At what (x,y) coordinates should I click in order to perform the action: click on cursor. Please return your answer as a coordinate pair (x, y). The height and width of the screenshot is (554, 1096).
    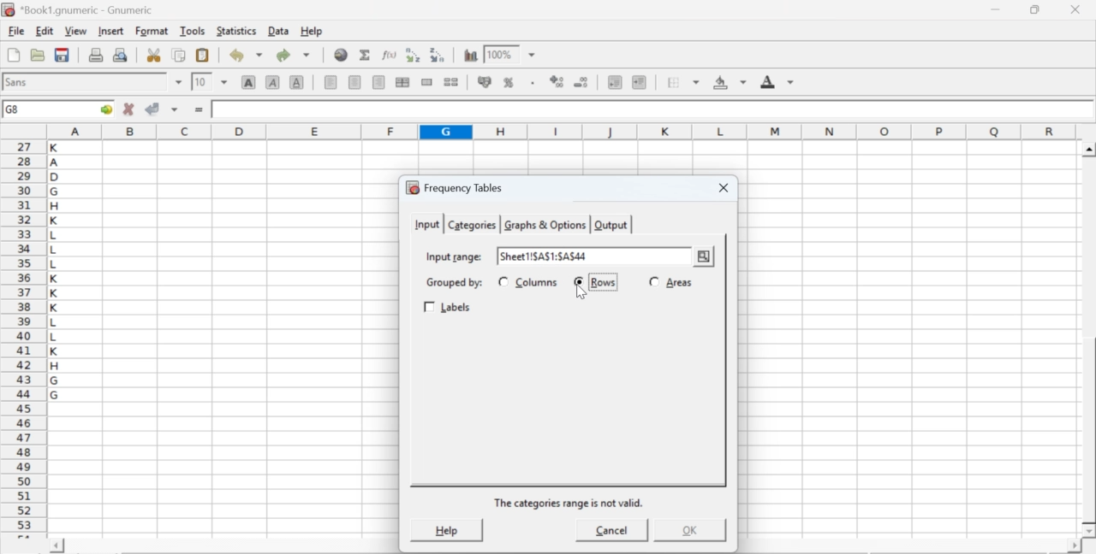
    Looking at the image, I should click on (706, 265).